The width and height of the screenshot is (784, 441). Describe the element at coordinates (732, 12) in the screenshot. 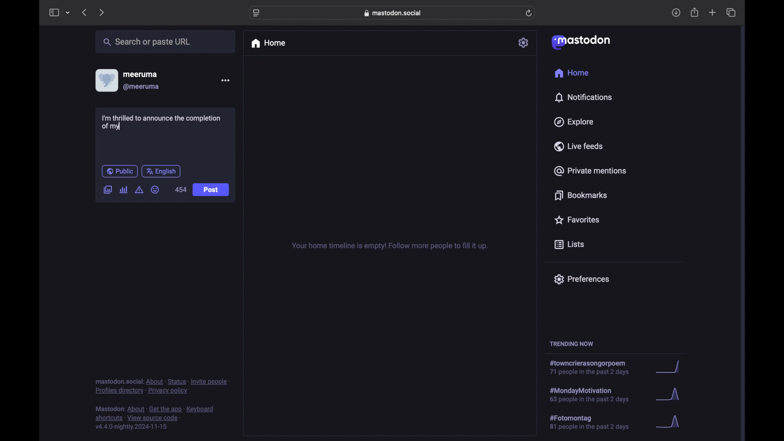

I see `show tab overview` at that location.